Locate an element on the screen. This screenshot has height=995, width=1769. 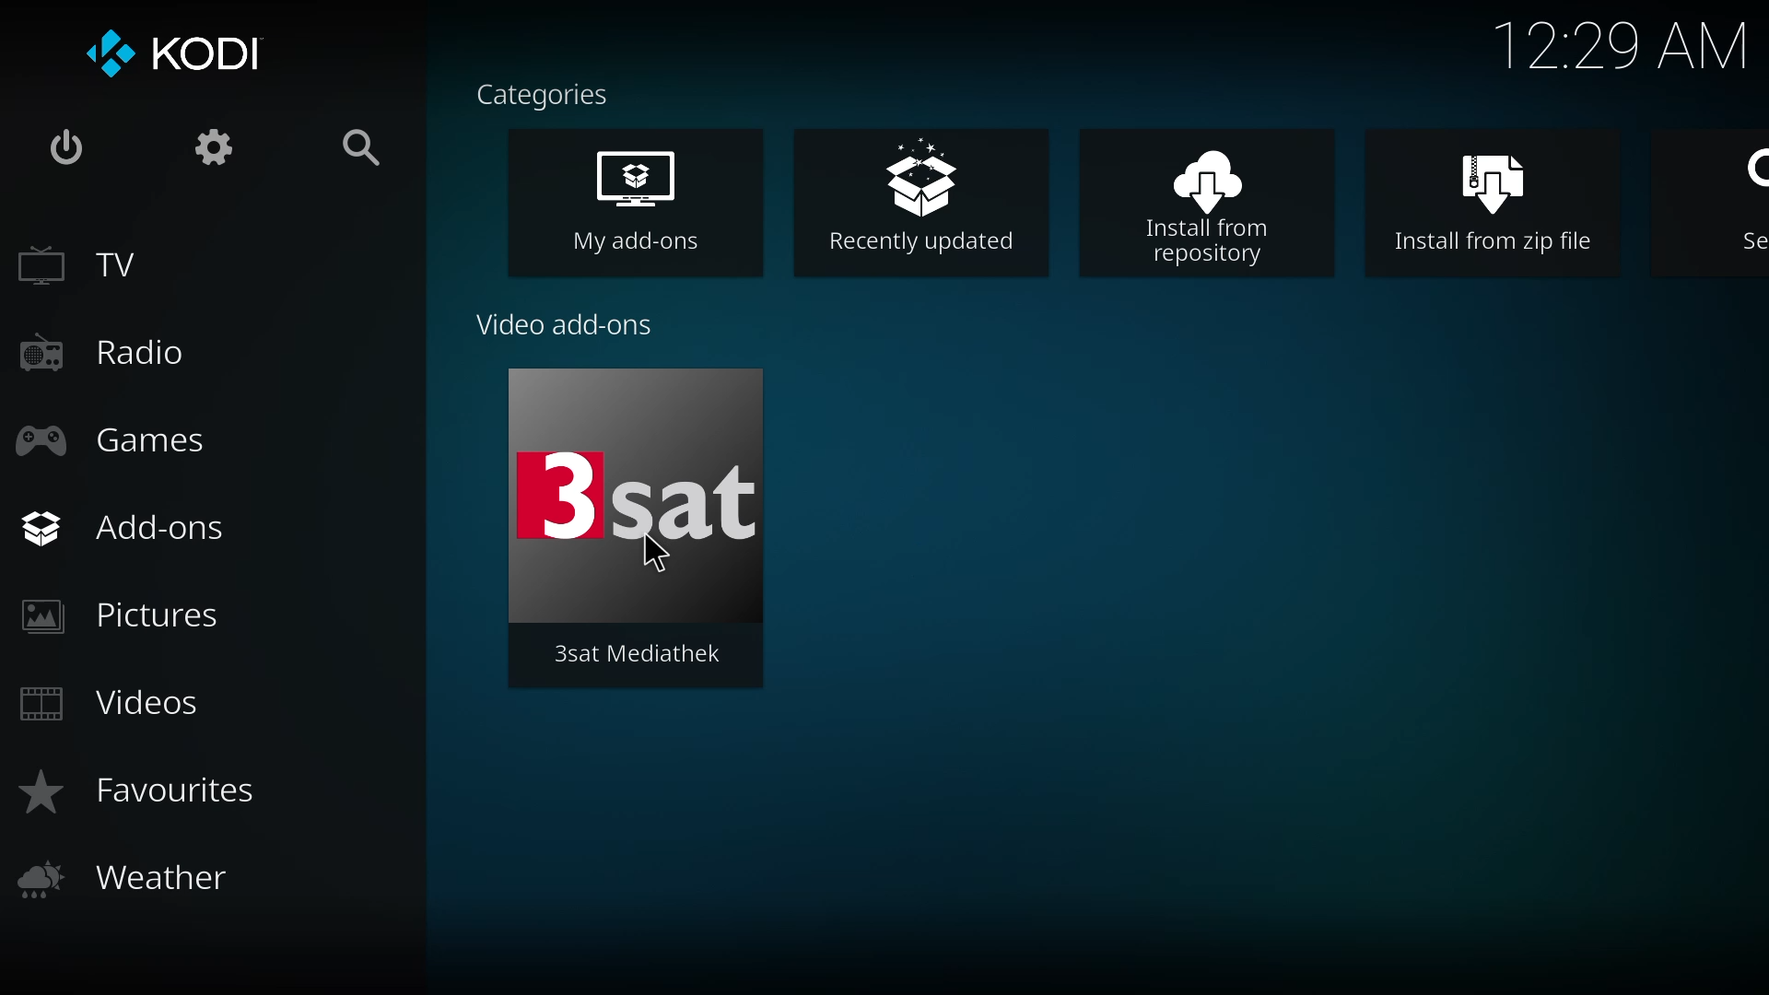
my add ons is located at coordinates (634, 201).